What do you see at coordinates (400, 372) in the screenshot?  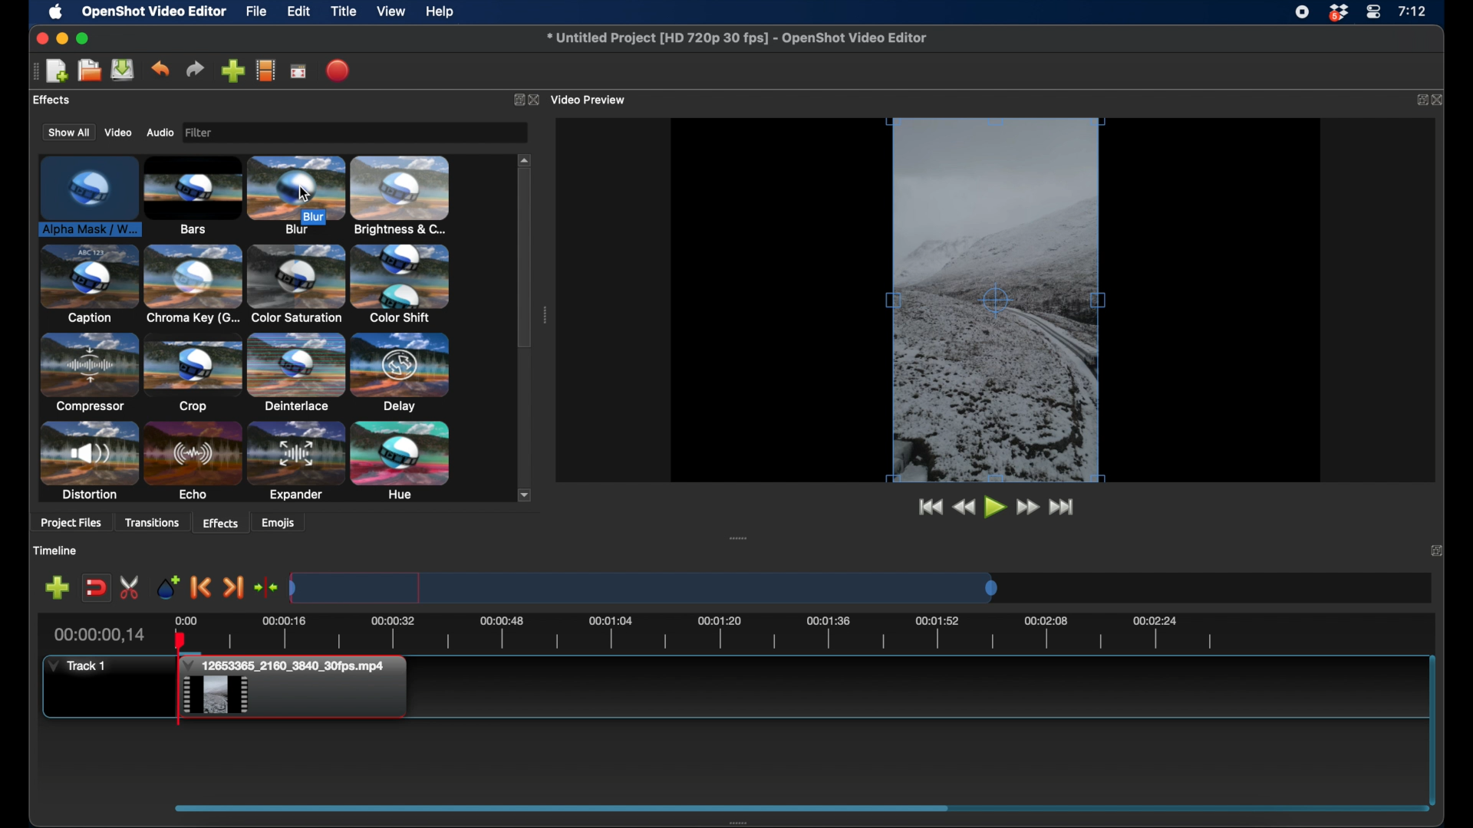 I see `delay` at bounding box center [400, 372].